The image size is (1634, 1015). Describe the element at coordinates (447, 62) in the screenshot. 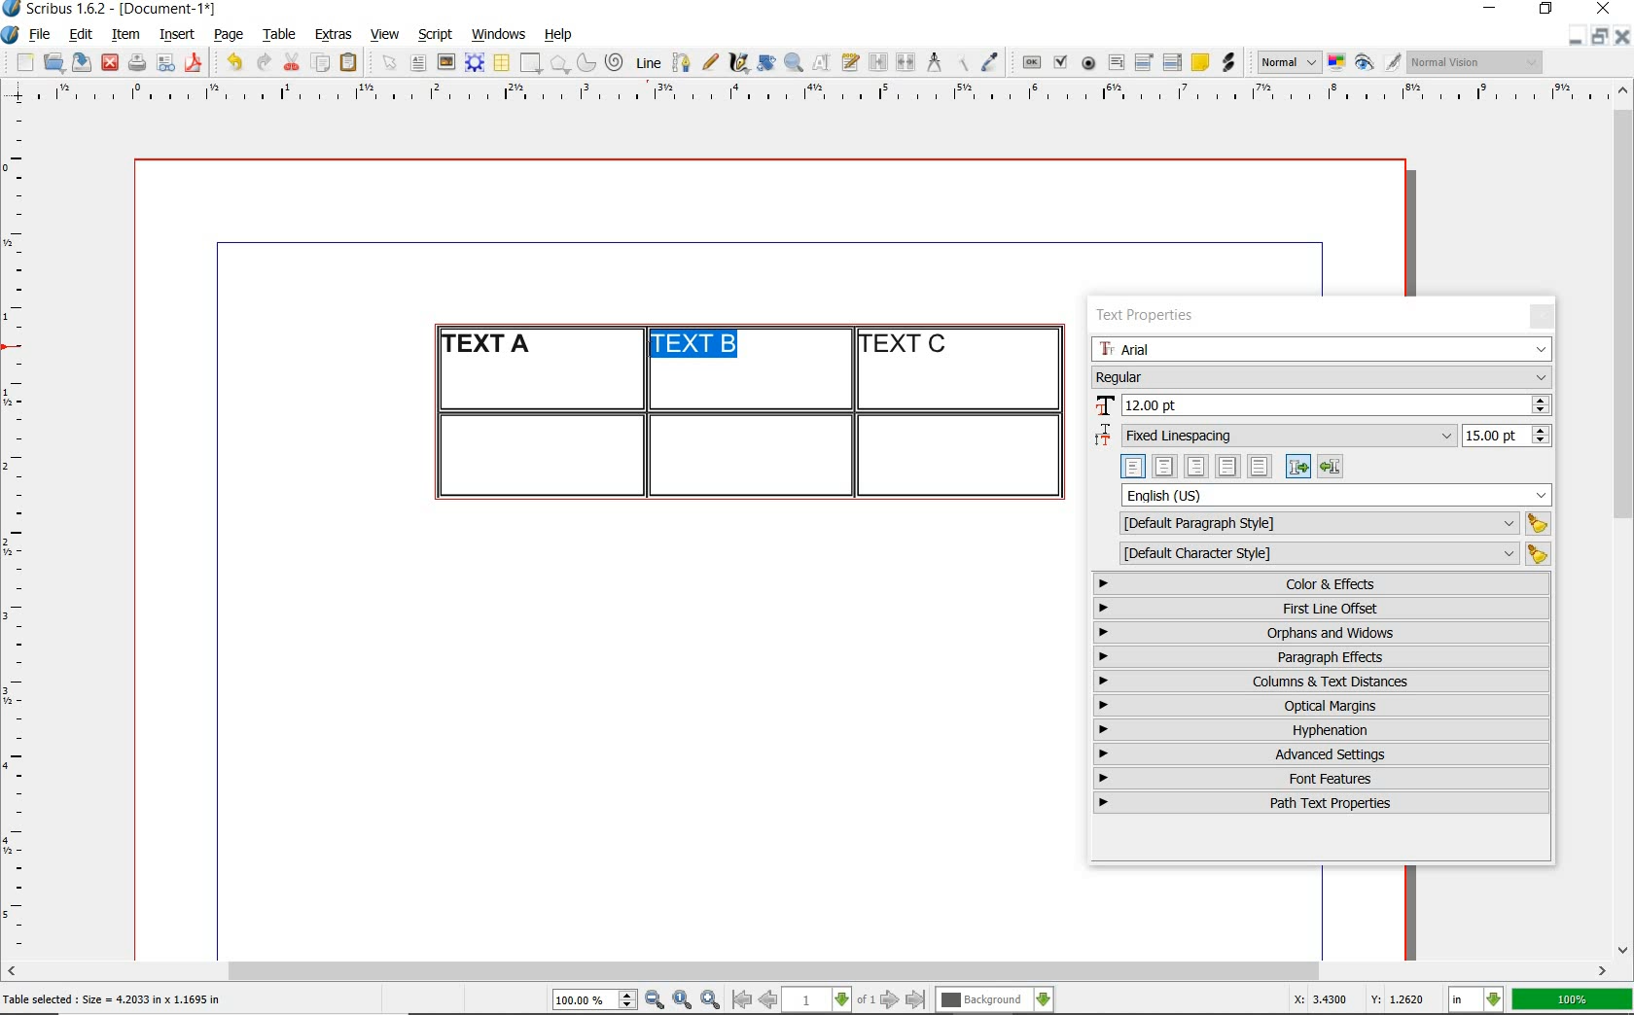

I see `image frame` at that location.